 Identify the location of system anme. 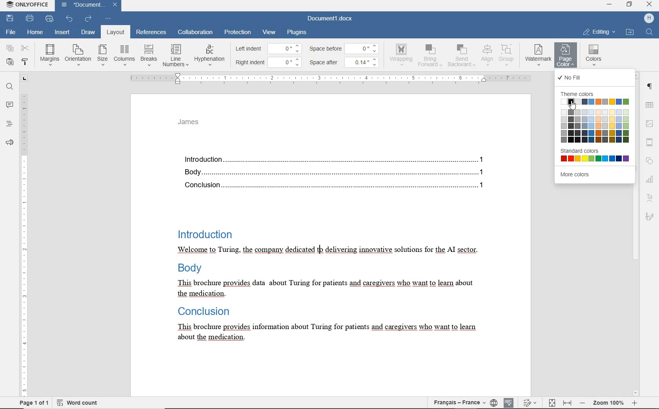
(30, 5).